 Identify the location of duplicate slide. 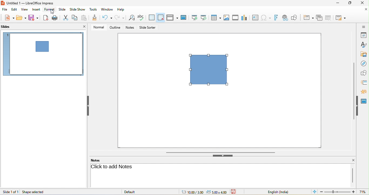
(319, 18).